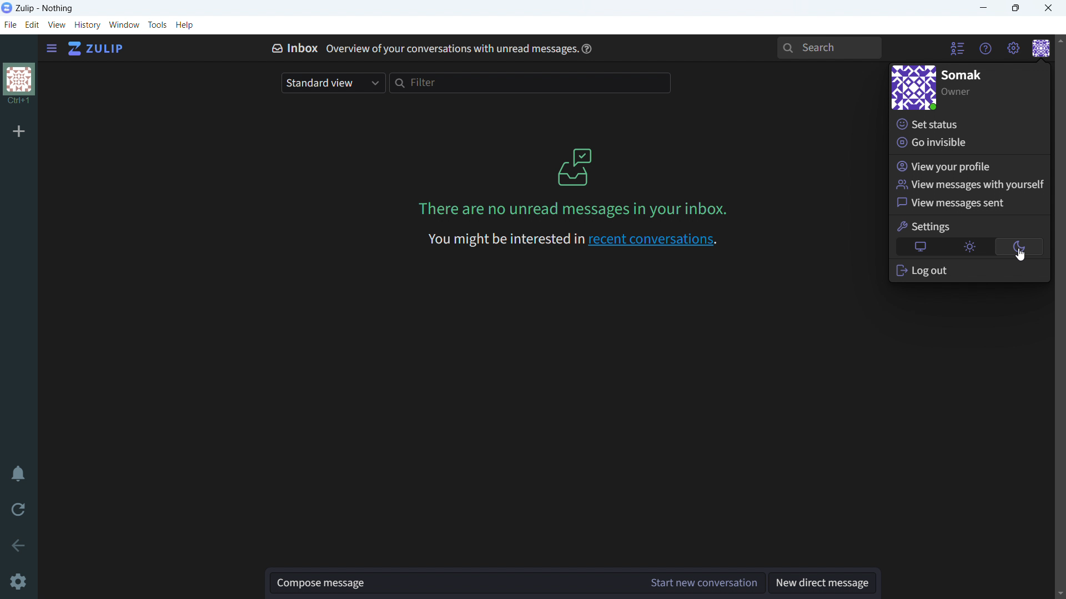  I want to click on new direct message, so click(822, 583).